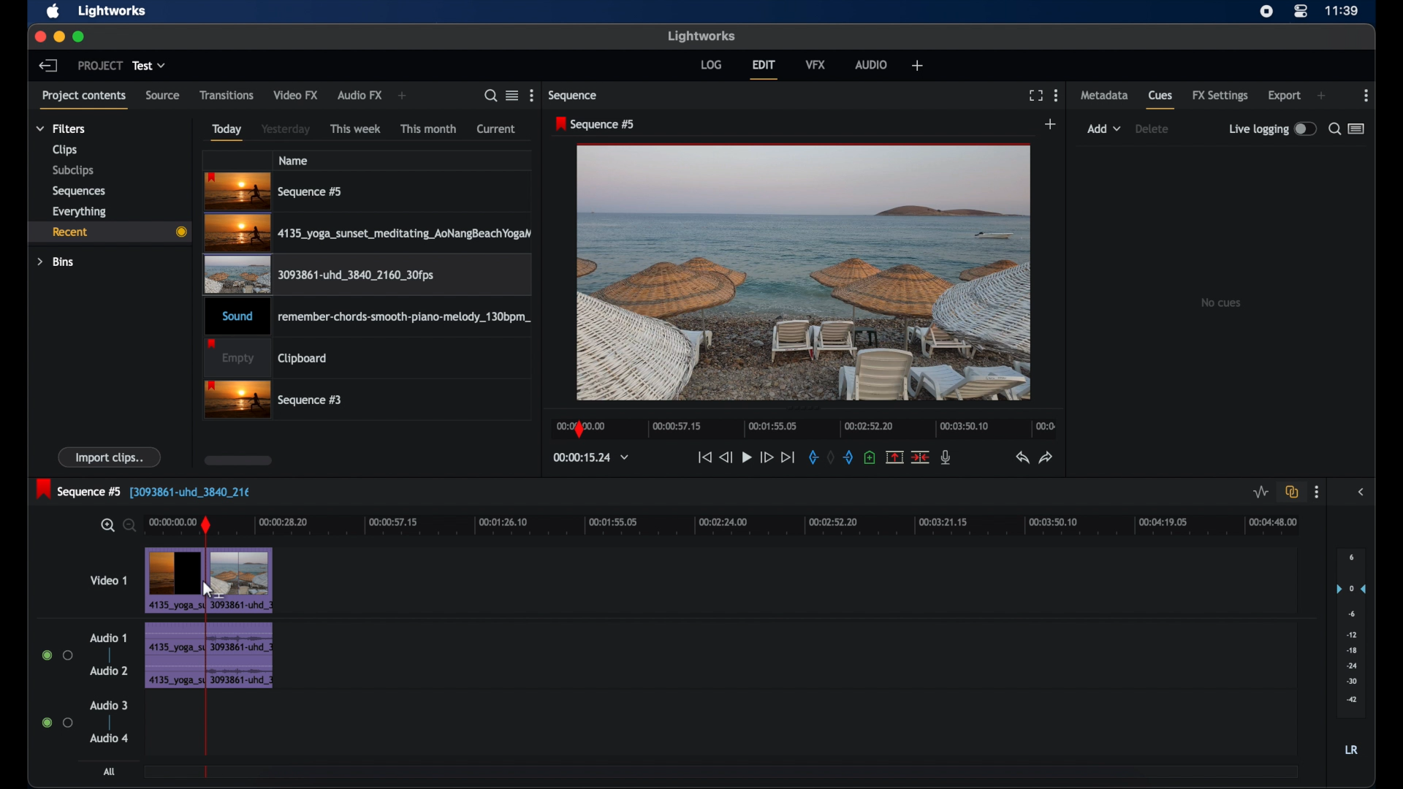 This screenshot has width=1403, height=789. Describe the element at coordinates (531, 95) in the screenshot. I see `more options` at that location.